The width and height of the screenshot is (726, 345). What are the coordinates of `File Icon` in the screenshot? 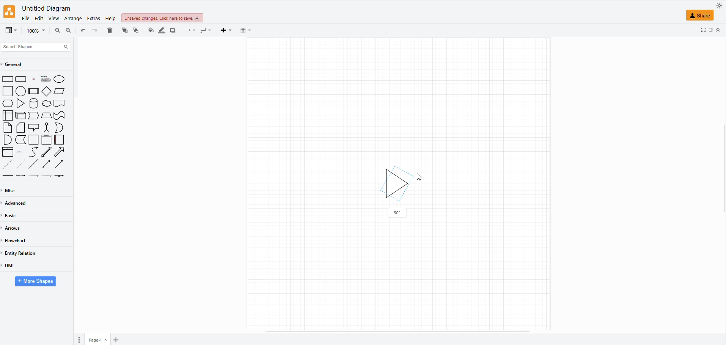 It's located at (21, 128).